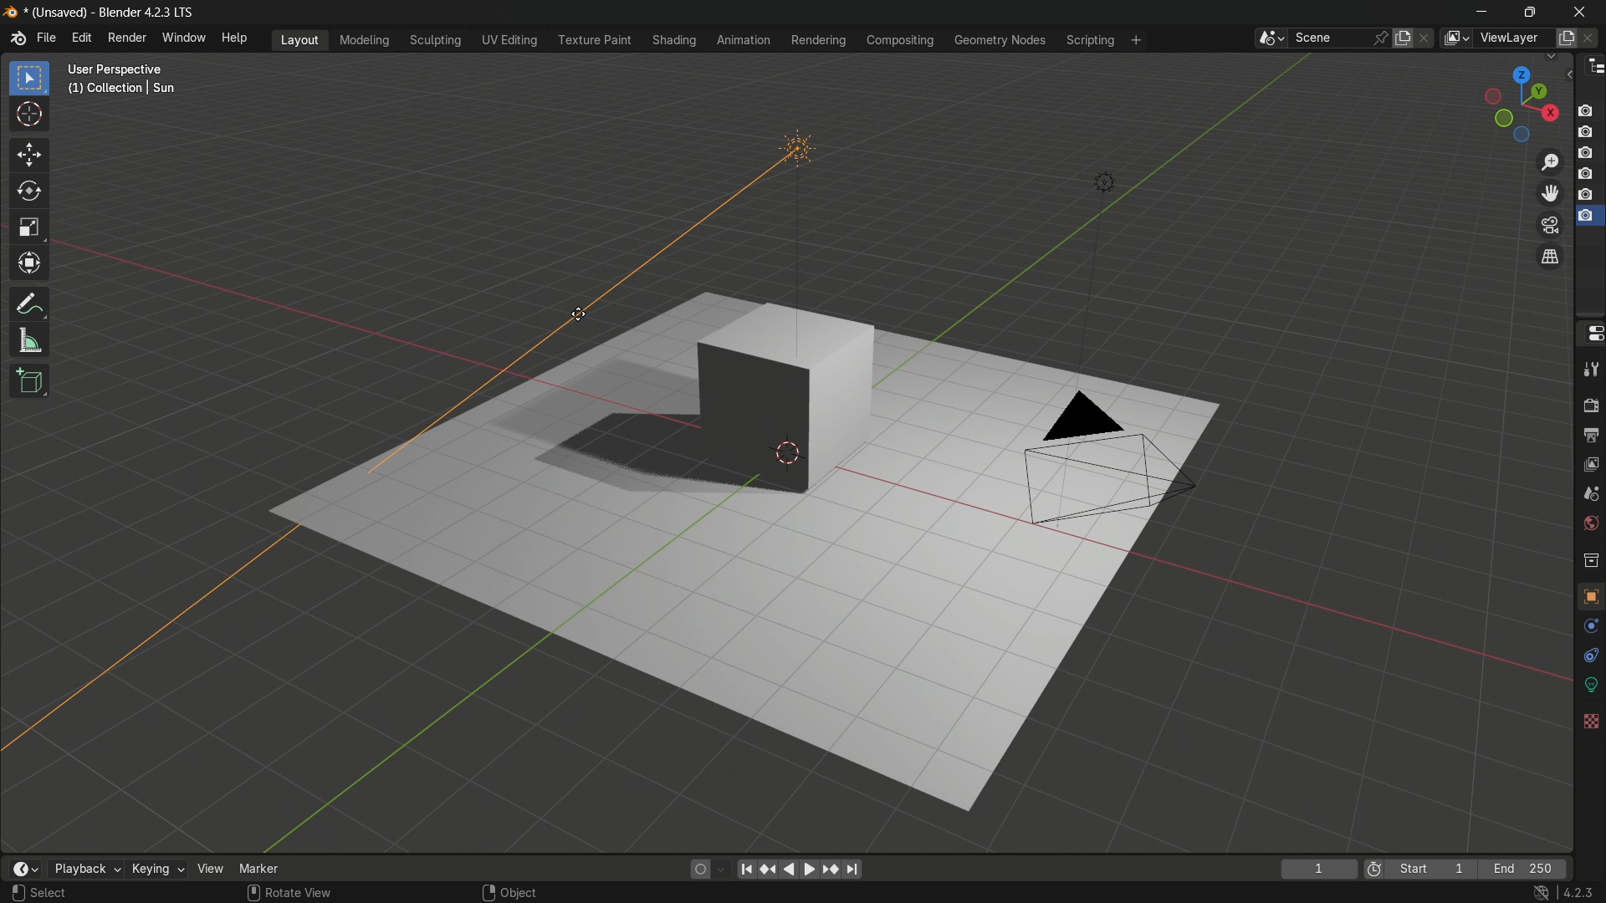 This screenshot has height=903, width=1606. What do you see at coordinates (302, 39) in the screenshot?
I see `layout` at bounding box center [302, 39].